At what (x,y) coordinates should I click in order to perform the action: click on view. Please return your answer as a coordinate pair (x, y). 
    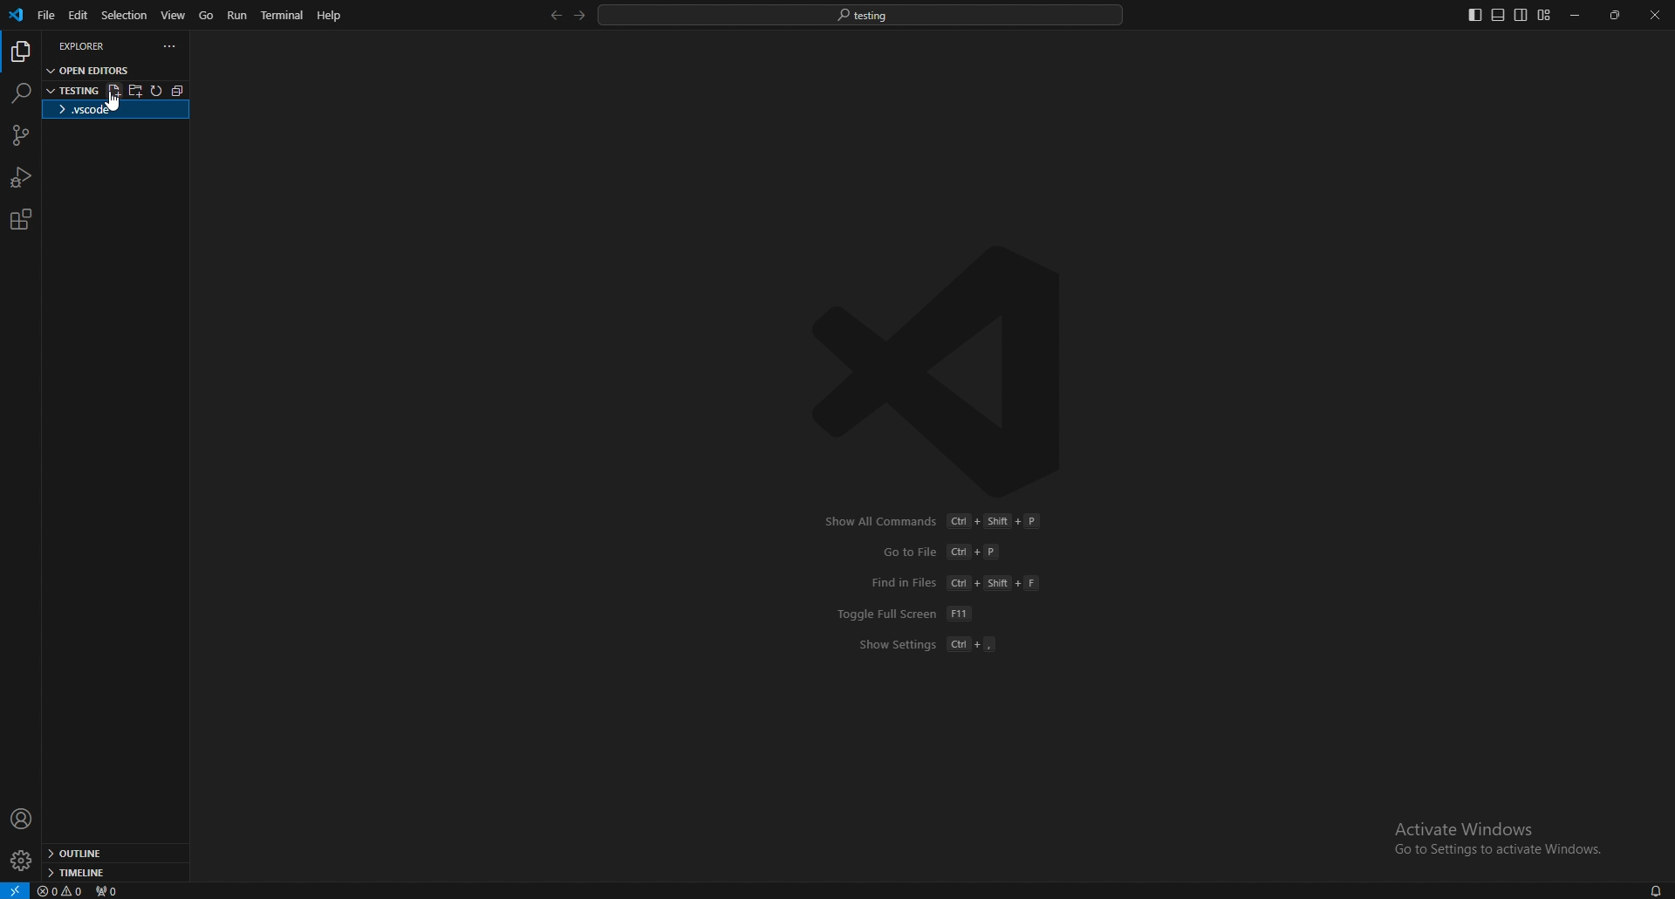
    Looking at the image, I should click on (174, 14).